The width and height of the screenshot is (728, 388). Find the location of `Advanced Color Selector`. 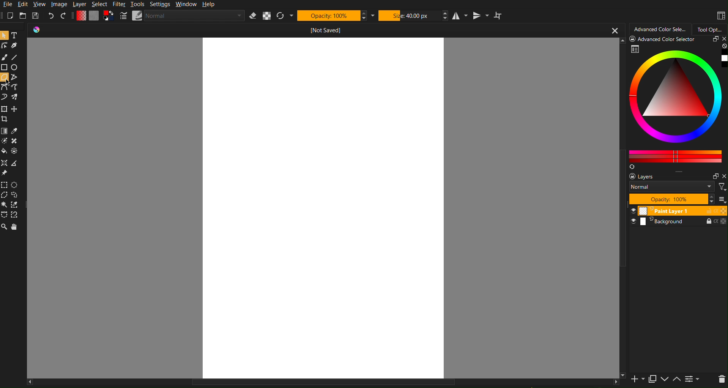

Advanced Color Selector is located at coordinates (678, 104).